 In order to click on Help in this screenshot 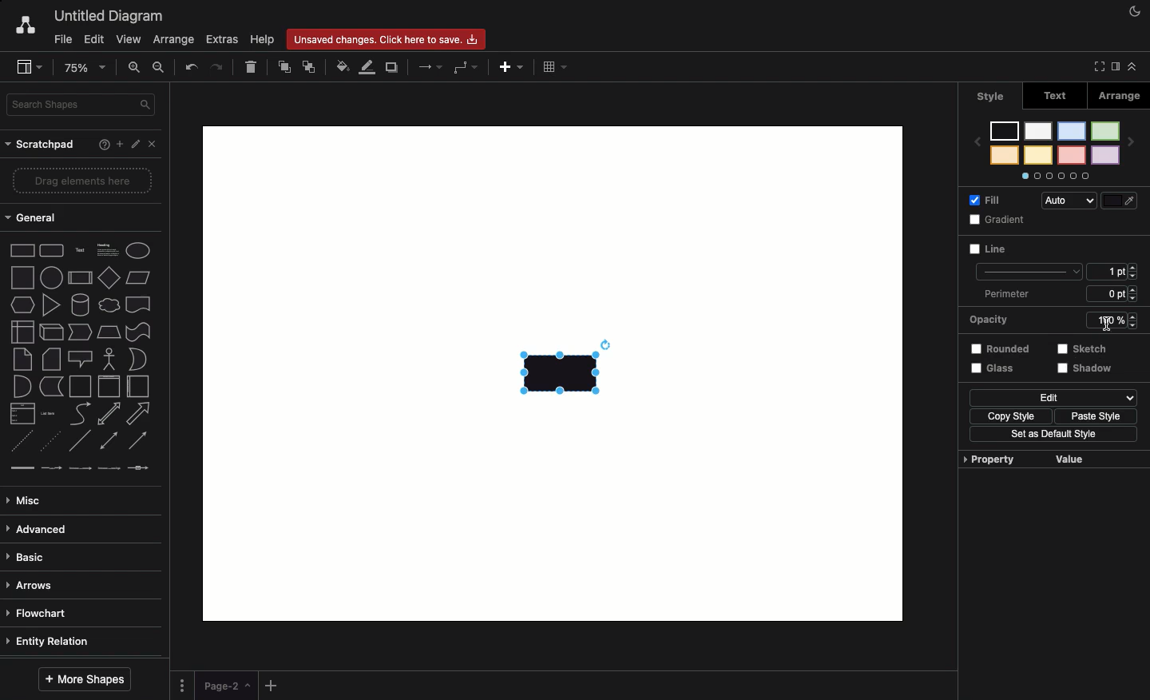, I will do `click(101, 145)`.